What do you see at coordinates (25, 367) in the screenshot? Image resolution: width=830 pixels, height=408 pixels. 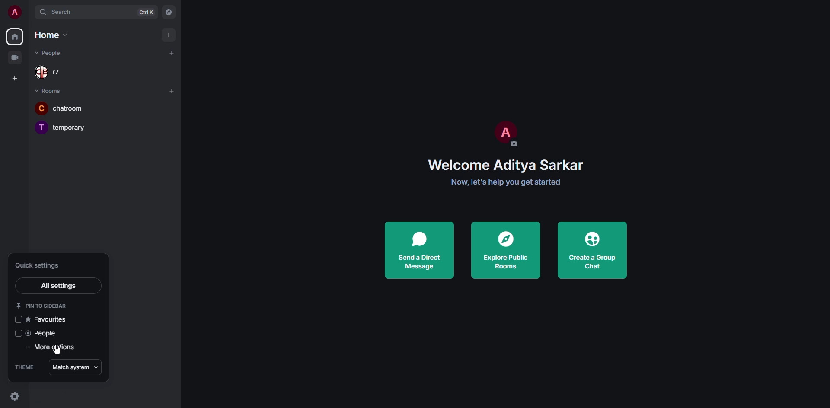 I see `theme` at bounding box center [25, 367].